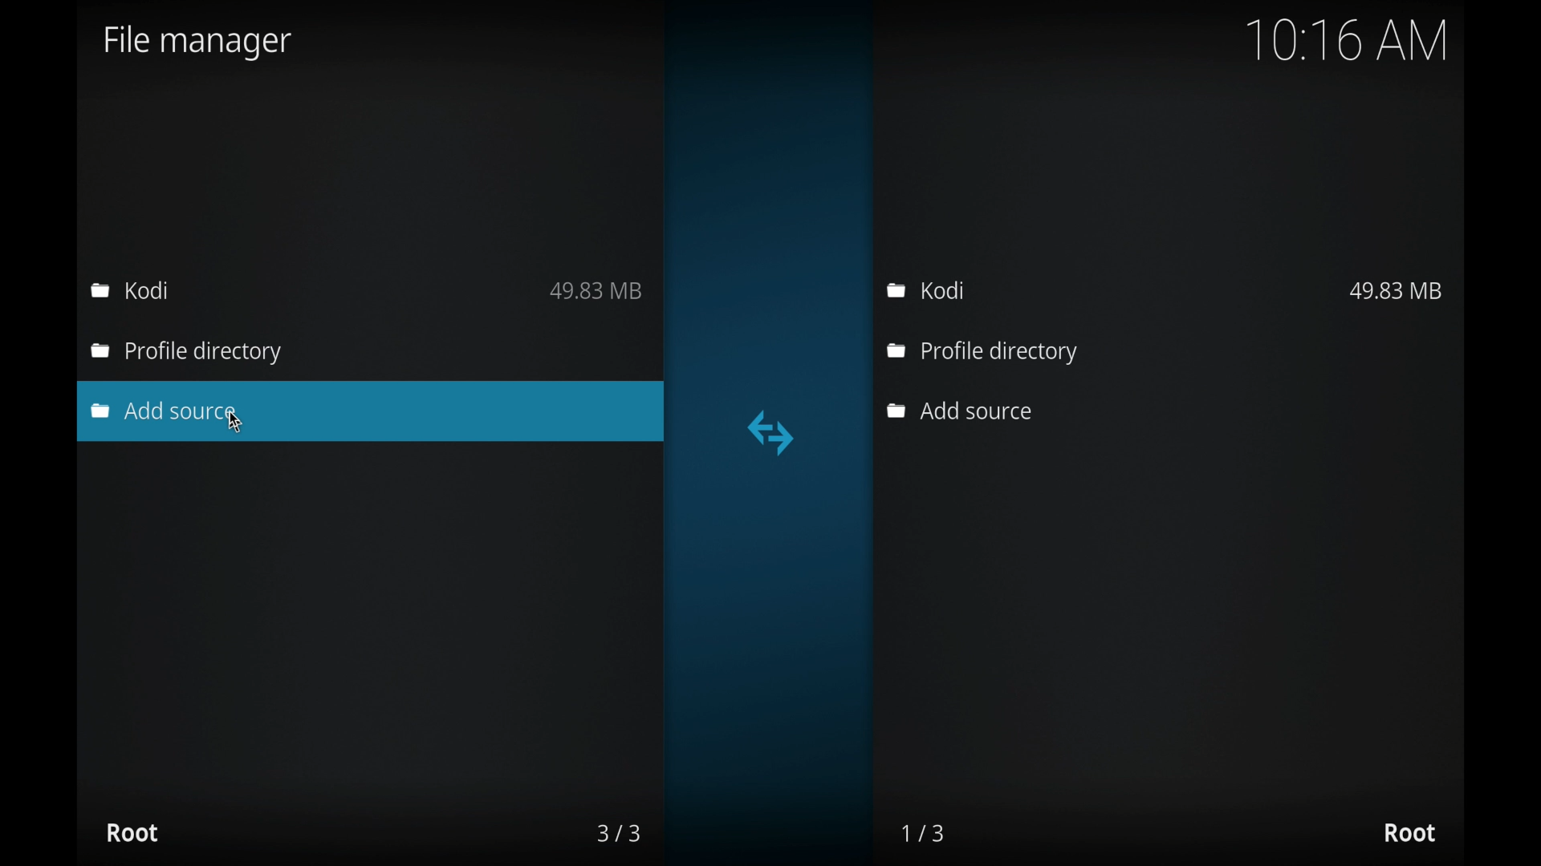  I want to click on connector, so click(771, 433).